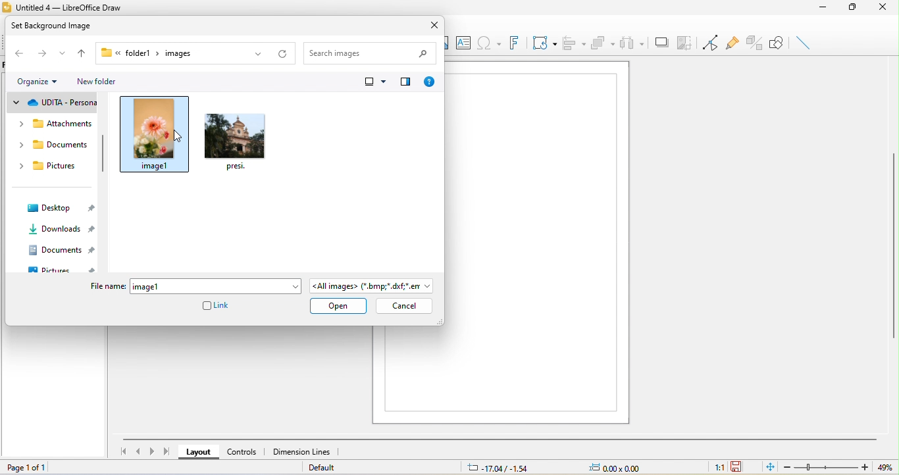 This screenshot has height=475, width=899. I want to click on select at least three object to distribute, so click(634, 43).